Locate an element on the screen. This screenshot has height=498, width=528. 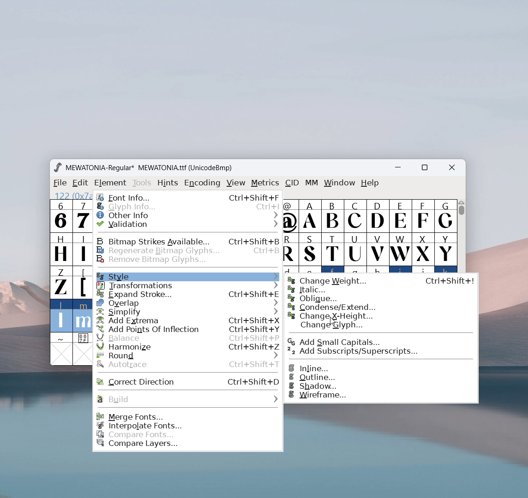
D is located at coordinates (377, 215).